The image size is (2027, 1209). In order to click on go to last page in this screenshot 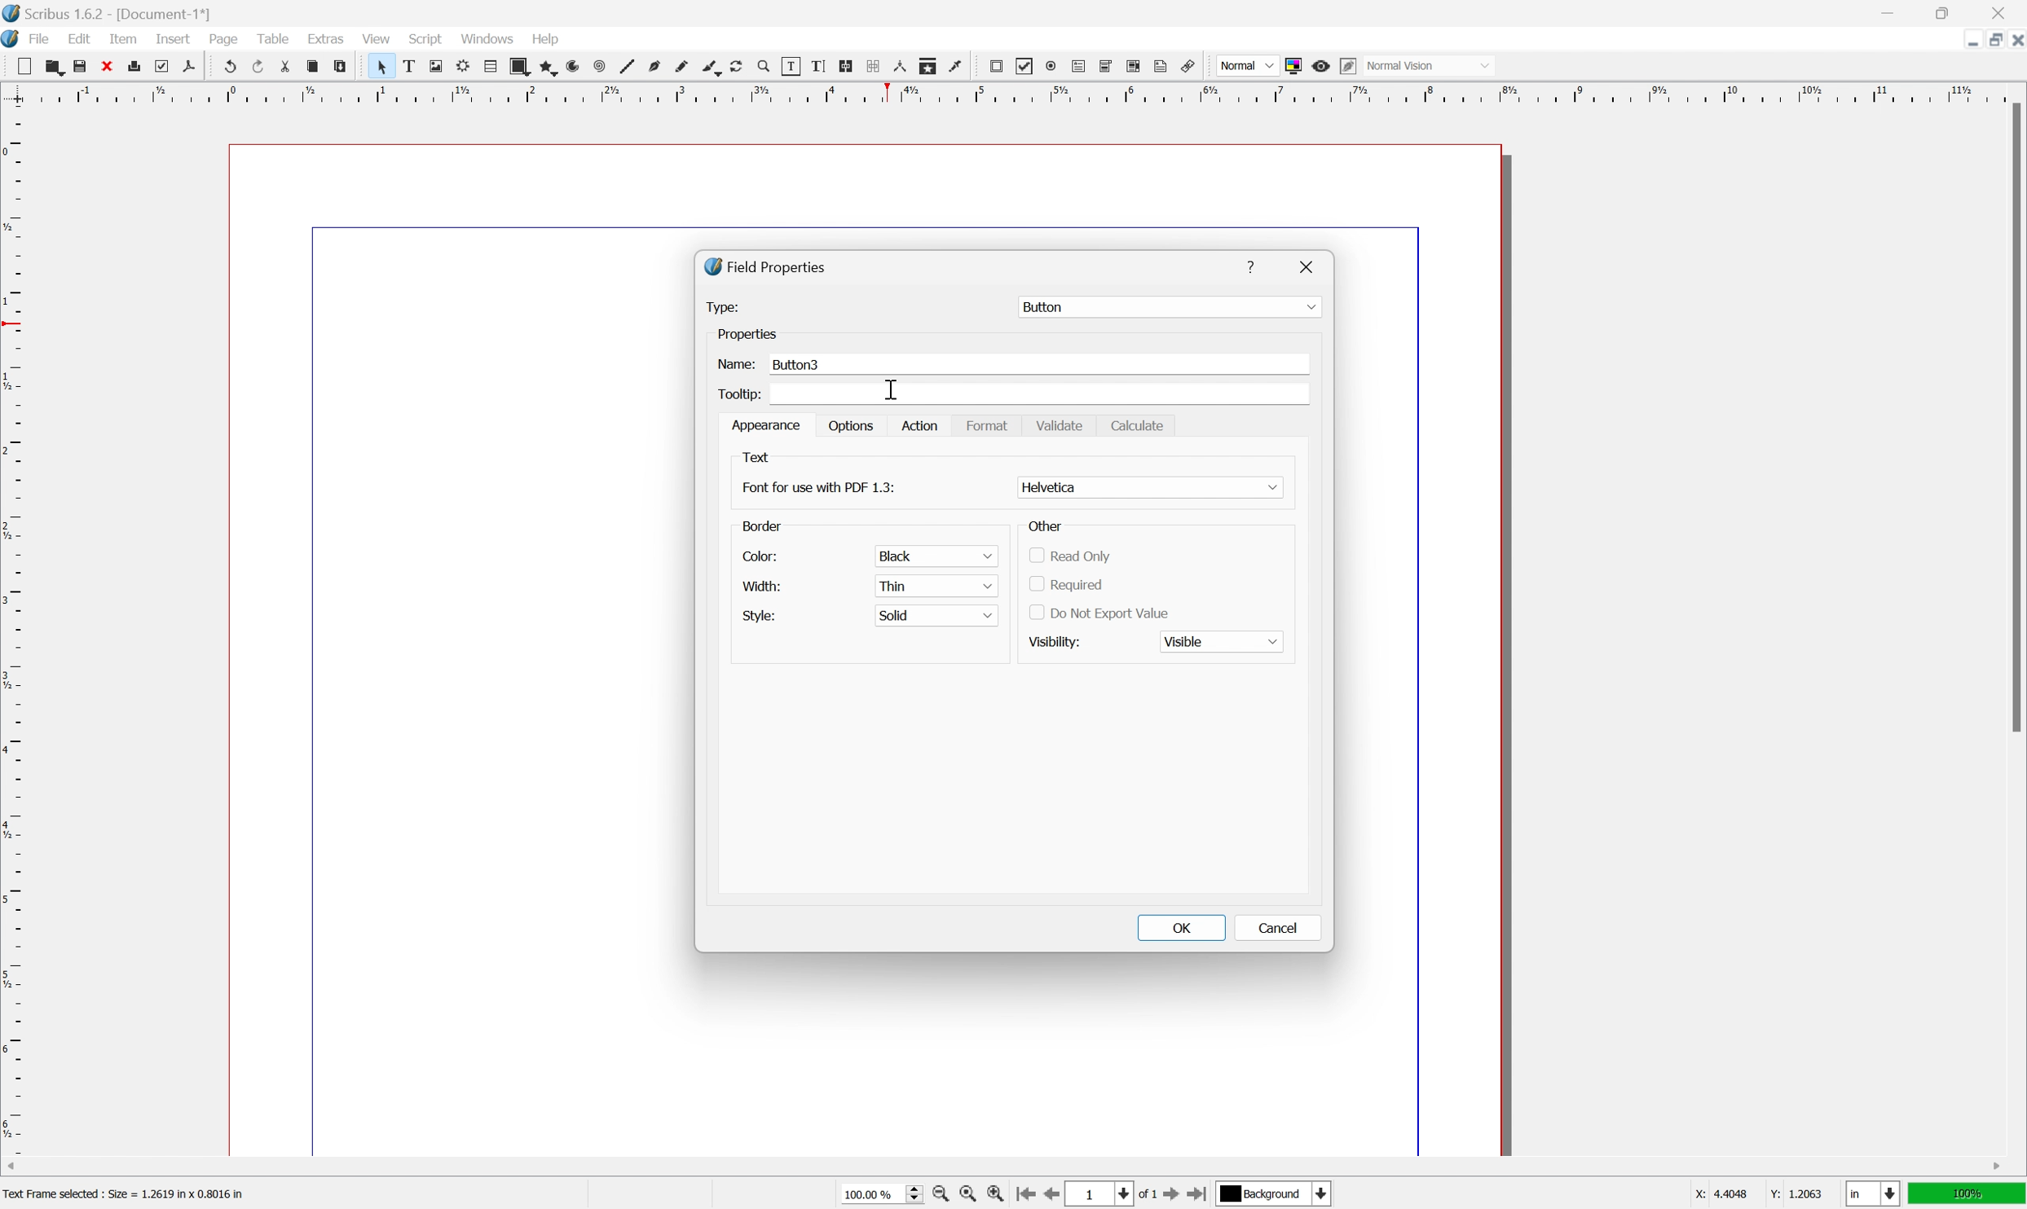, I will do `click(1197, 1197)`.